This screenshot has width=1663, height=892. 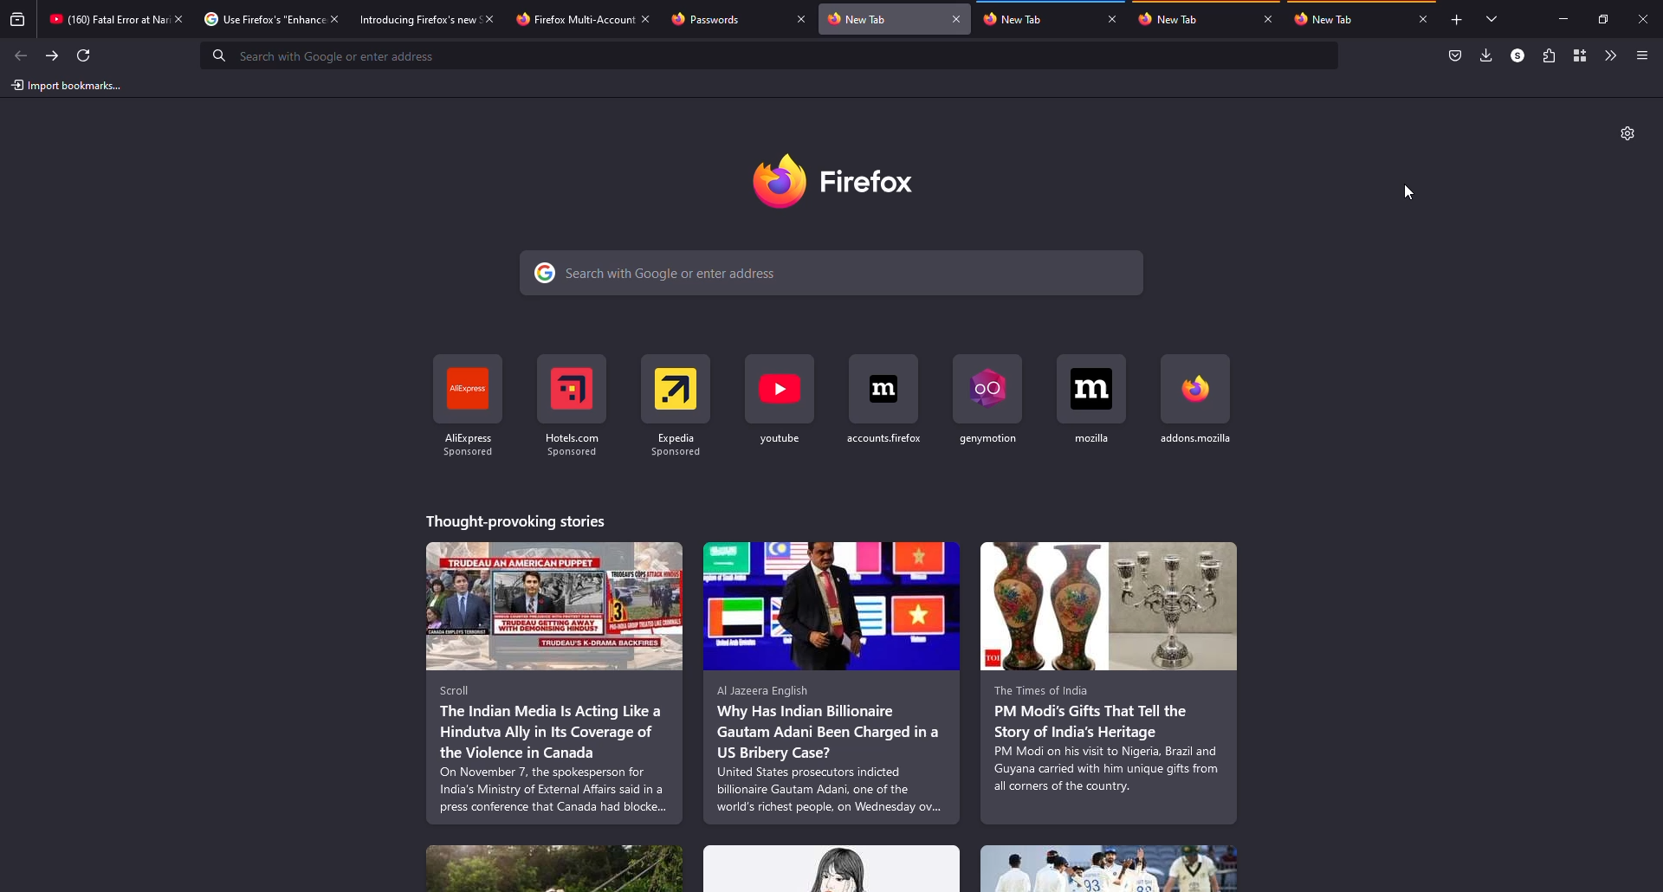 What do you see at coordinates (677, 403) in the screenshot?
I see `shortcut` at bounding box center [677, 403].